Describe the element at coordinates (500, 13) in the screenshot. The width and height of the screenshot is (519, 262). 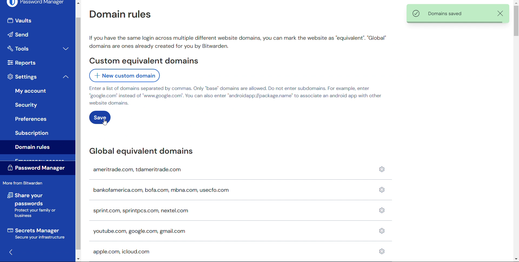
I see `Remove notification ` at that location.